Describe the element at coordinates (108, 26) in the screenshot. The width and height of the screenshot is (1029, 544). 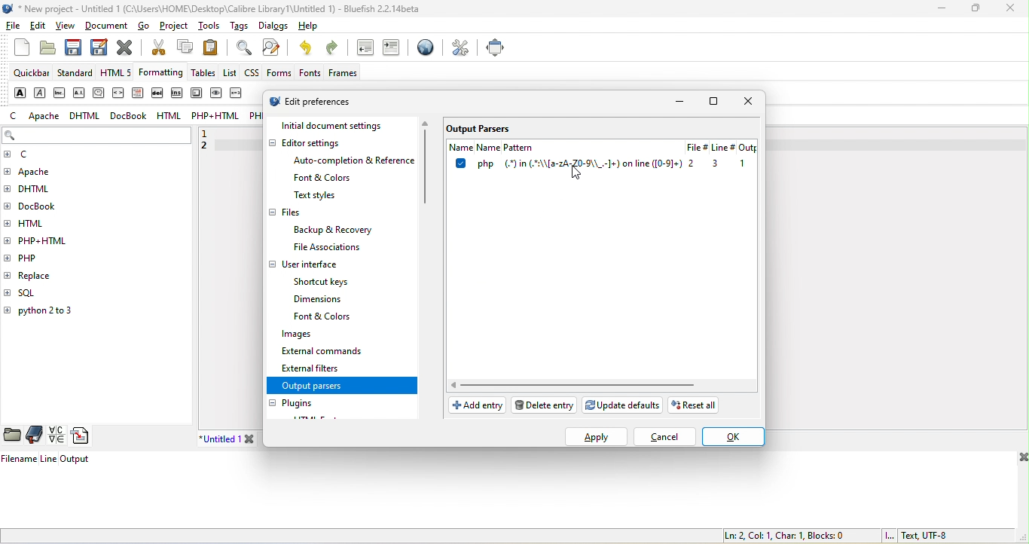
I see `document` at that location.